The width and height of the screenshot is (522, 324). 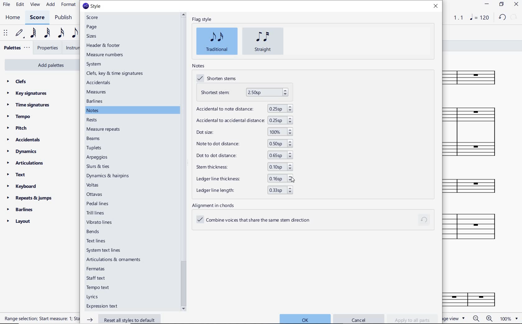 I want to click on repeats & jumps, so click(x=31, y=198).